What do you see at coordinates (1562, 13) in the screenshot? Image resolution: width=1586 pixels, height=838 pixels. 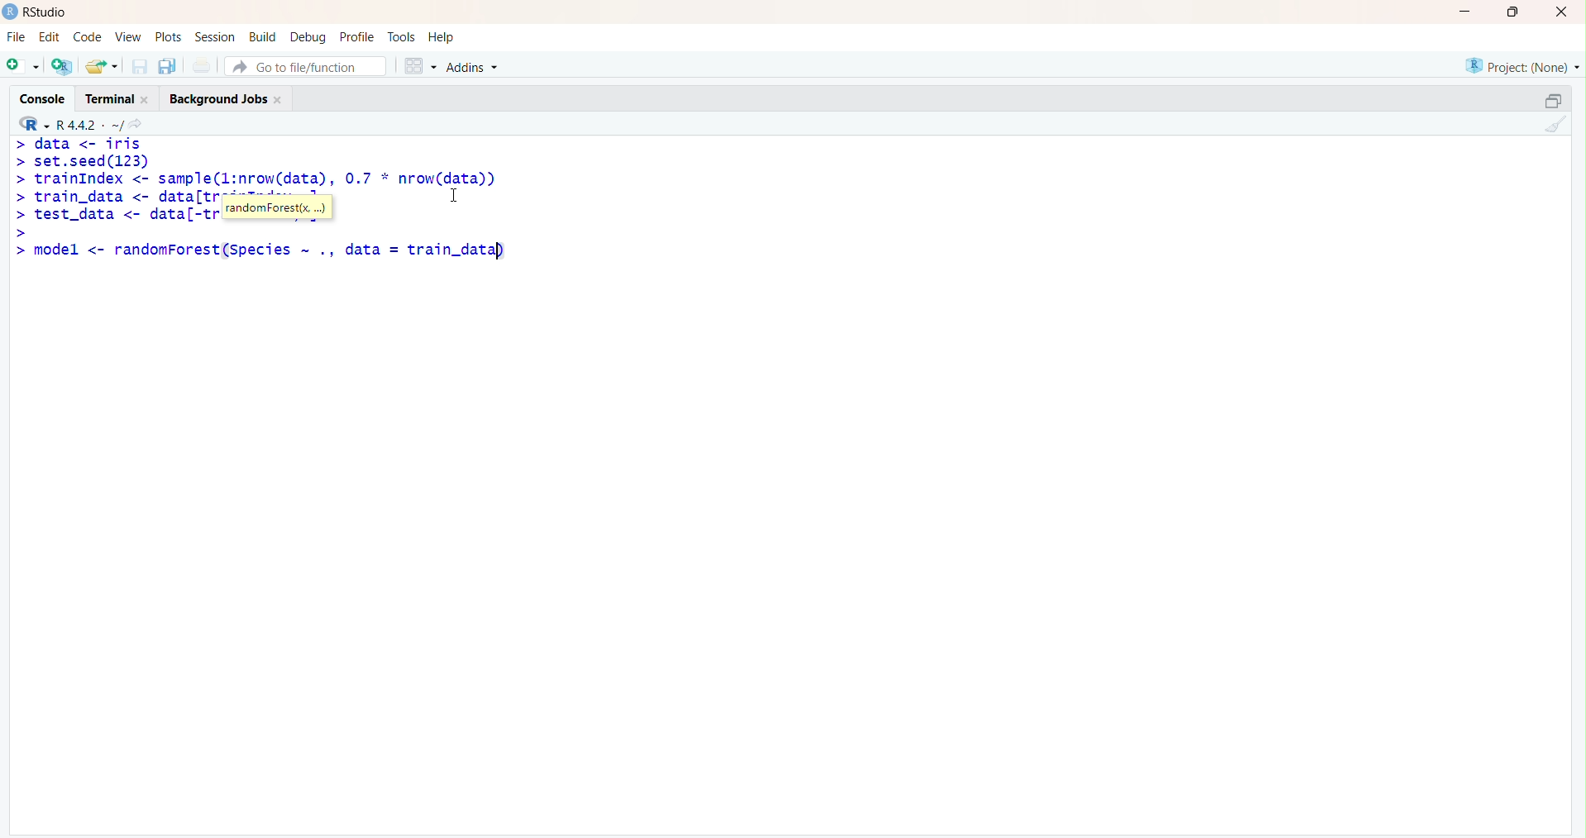 I see `Close` at bounding box center [1562, 13].